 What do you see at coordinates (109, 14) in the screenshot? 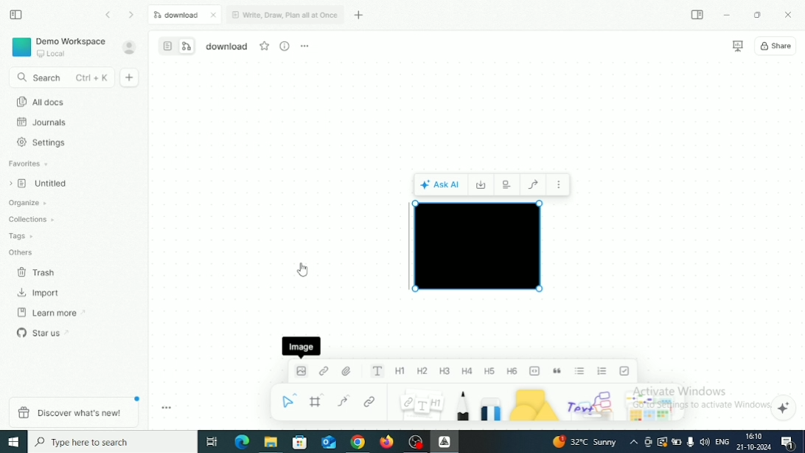
I see `Go back` at bounding box center [109, 14].